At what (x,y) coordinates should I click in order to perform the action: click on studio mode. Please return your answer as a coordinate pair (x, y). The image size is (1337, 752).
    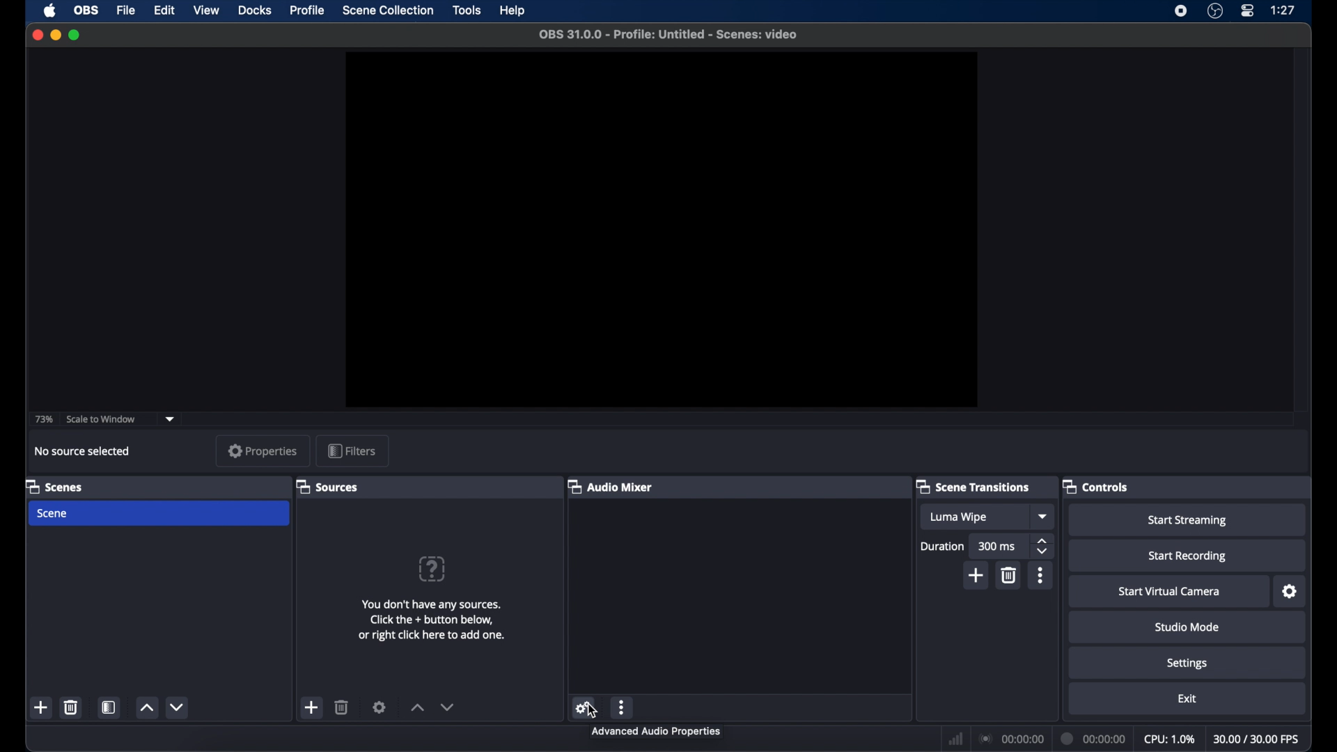
    Looking at the image, I should click on (1187, 627).